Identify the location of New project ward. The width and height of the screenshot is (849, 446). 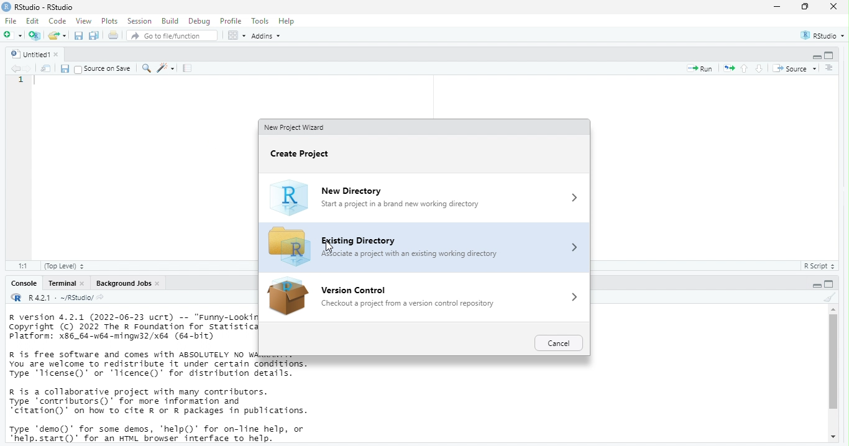
(291, 127).